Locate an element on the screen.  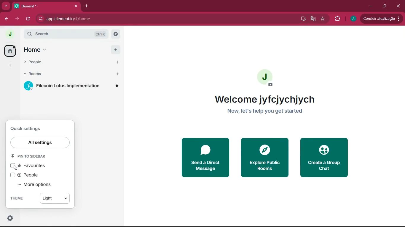
forward is located at coordinates (17, 19).